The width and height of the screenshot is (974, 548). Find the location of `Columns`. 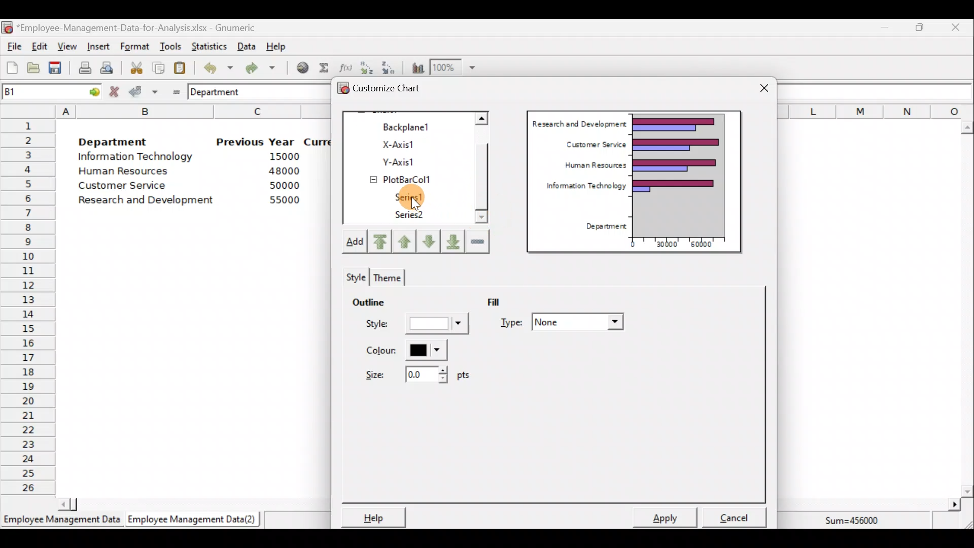

Columns is located at coordinates (876, 111).